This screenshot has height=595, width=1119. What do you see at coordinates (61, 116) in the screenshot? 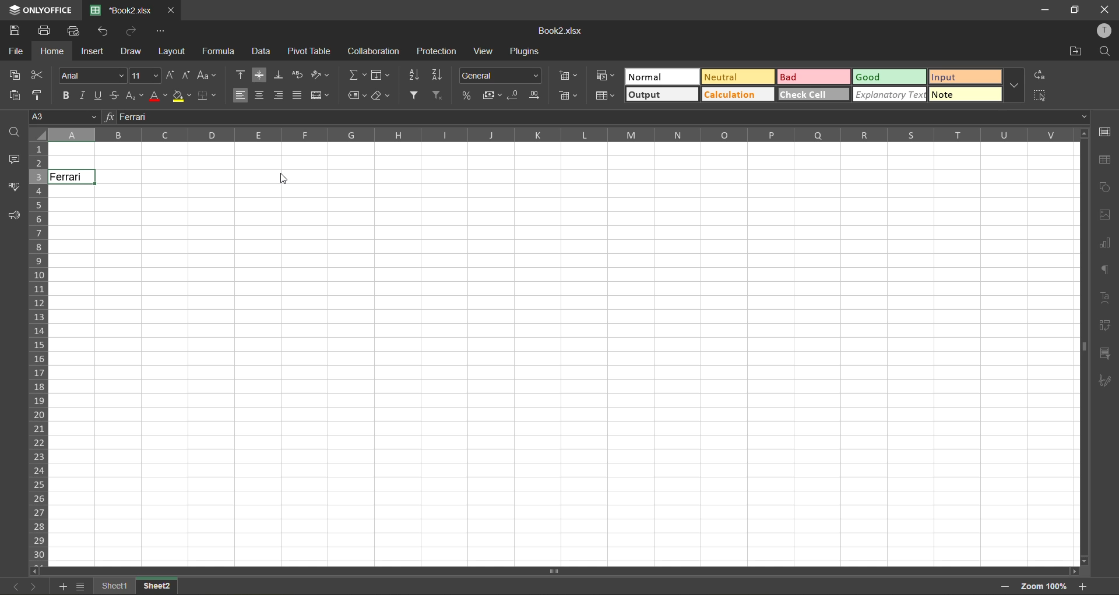
I see `cell address` at bounding box center [61, 116].